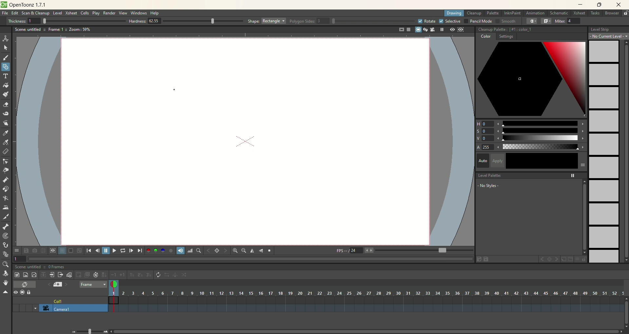 Image resolution: width=629 pixels, height=334 pixels. Describe the element at coordinates (352, 21) in the screenshot. I see `Polygon sides 3` at that location.